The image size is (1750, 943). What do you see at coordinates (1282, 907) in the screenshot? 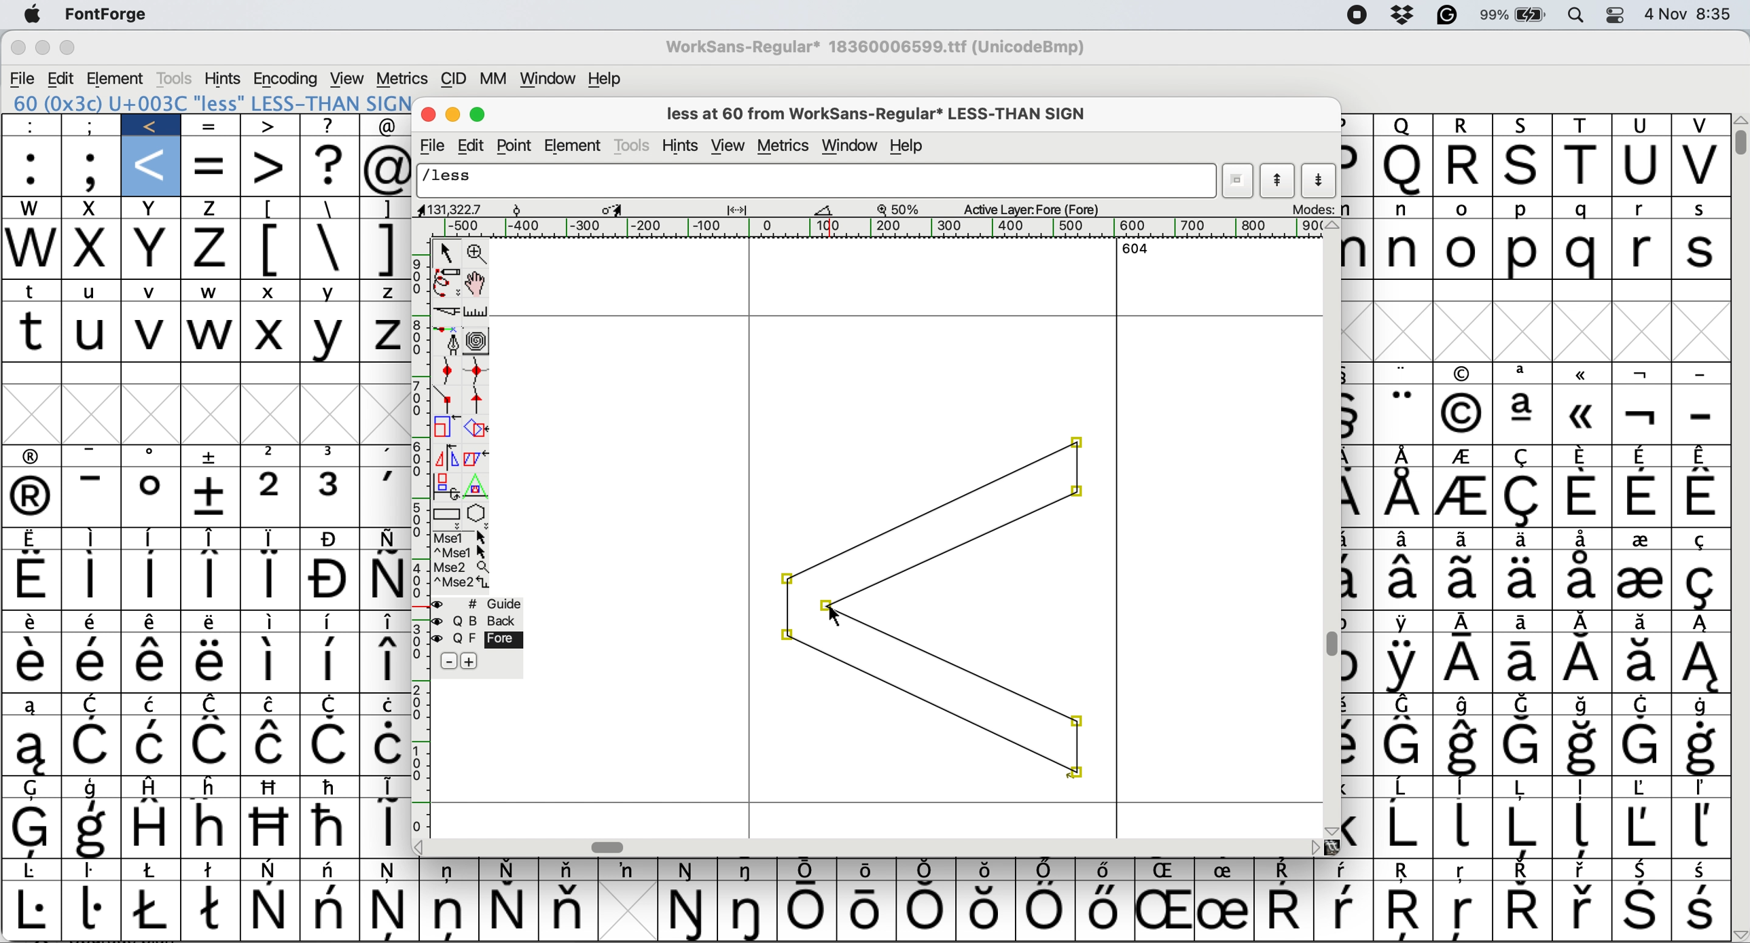
I see `Symbol` at bounding box center [1282, 907].